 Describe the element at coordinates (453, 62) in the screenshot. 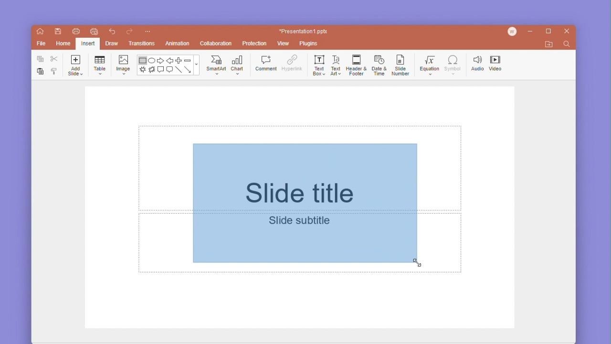

I see `symbol` at that location.